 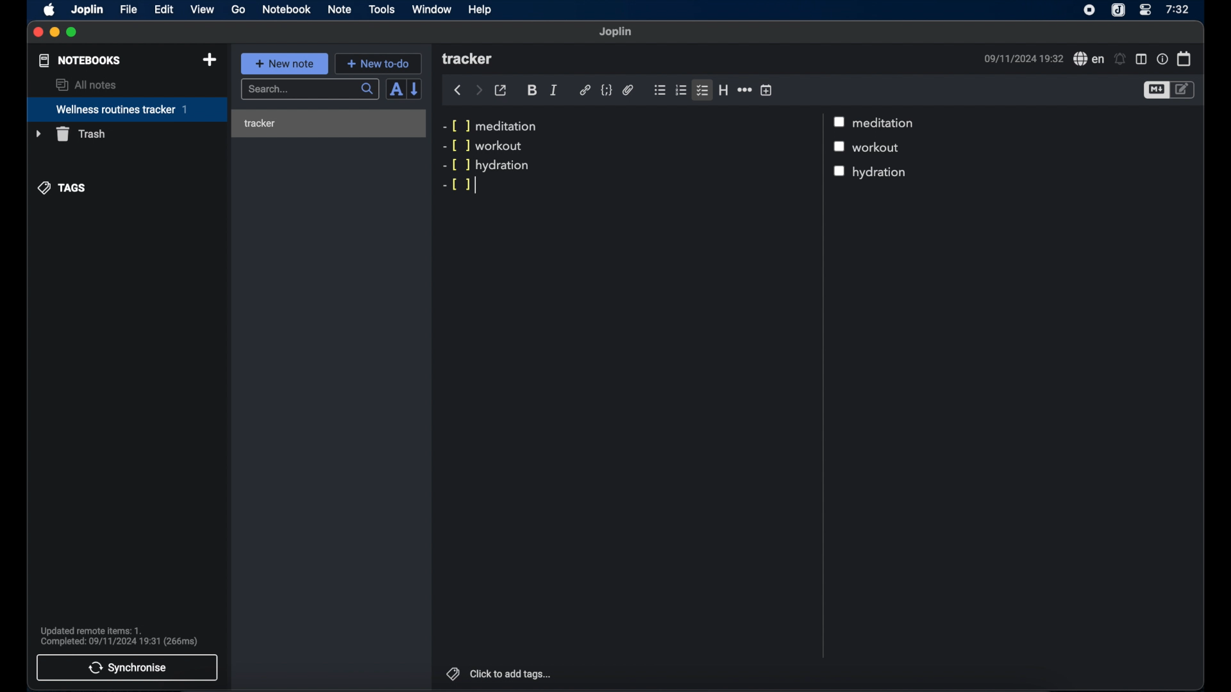 I want to click on close, so click(x=38, y=33).